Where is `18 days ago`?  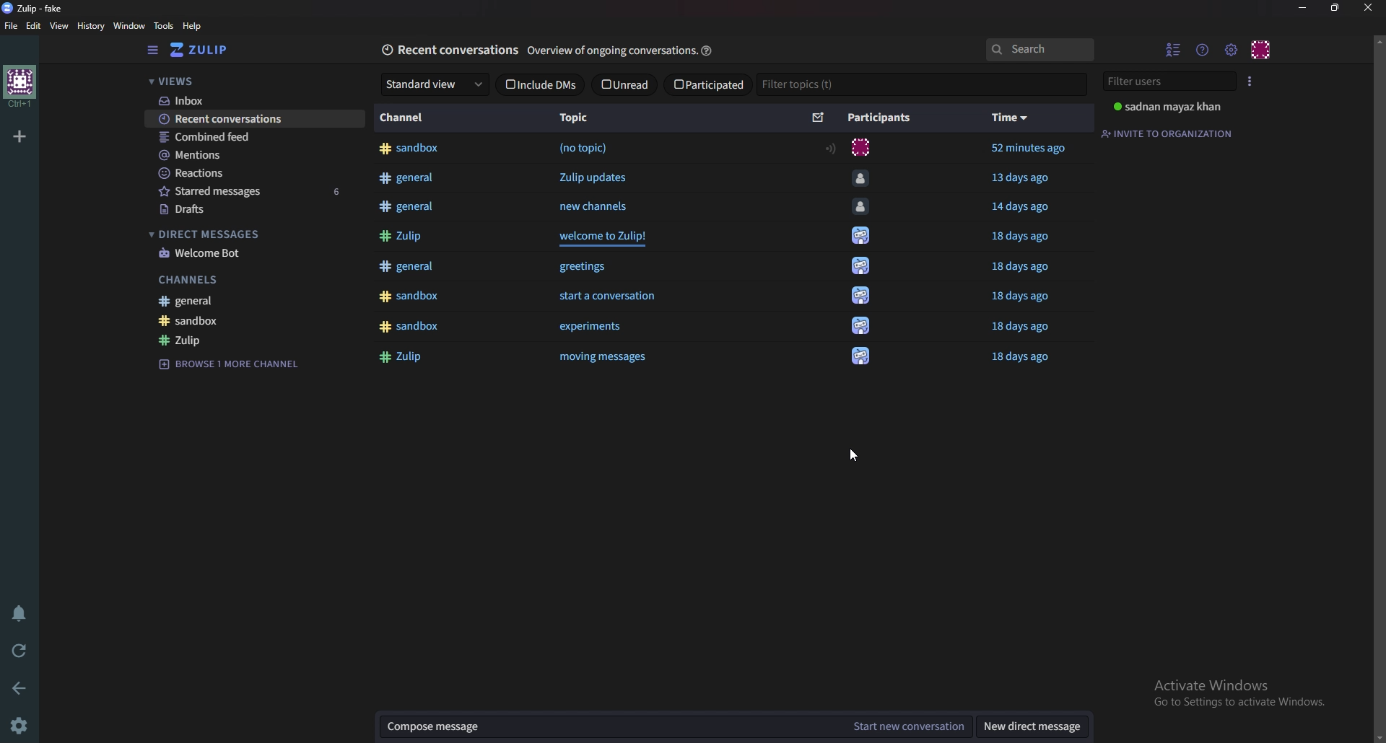 18 days ago is located at coordinates (1024, 362).